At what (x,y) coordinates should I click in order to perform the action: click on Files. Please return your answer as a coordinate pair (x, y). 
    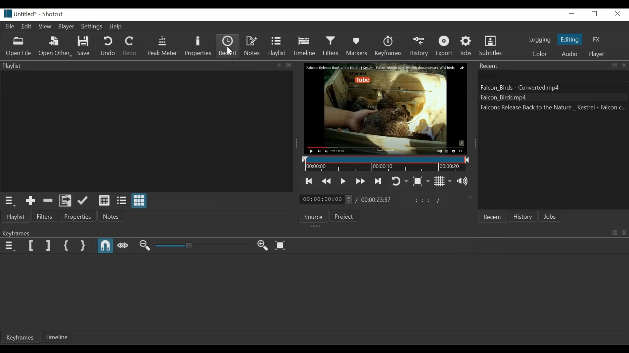
    Looking at the image, I should click on (44, 216).